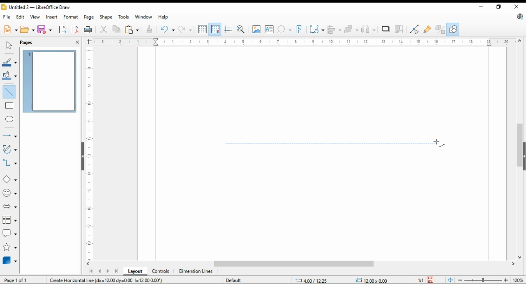 This screenshot has width=526, height=284. What do you see at coordinates (106, 279) in the screenshot?
I see `Create Horizontal line (dx=1200 dy=000 1=12.00 0.00")` at bounding box center [106, 279].